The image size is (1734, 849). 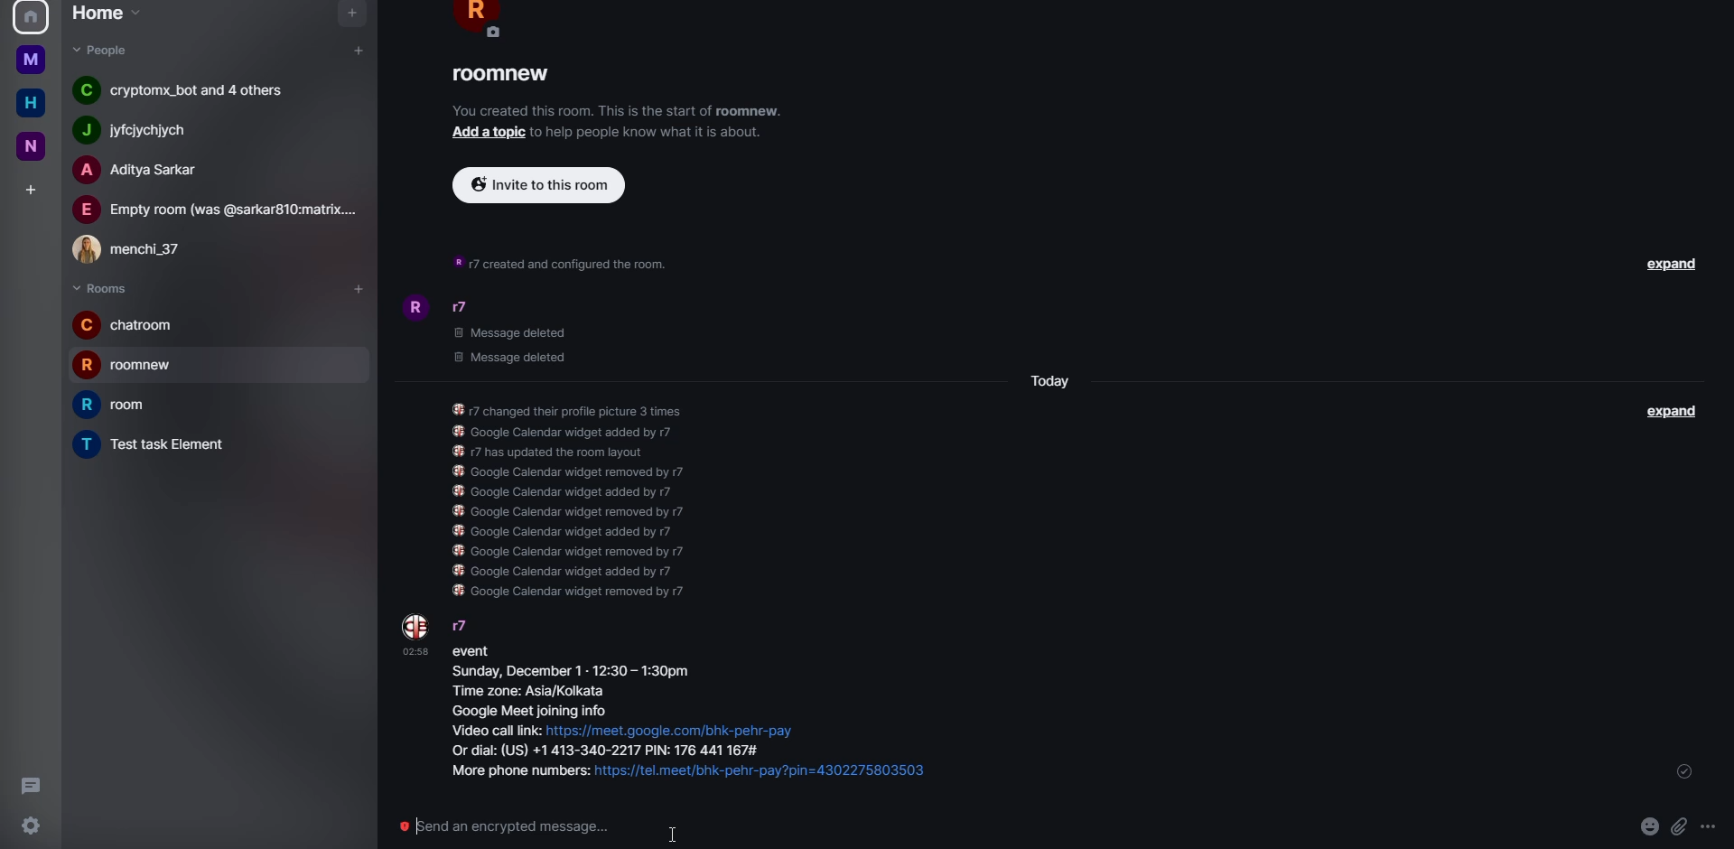 What do you see at coordinates (33, 58) in the screenshot?
I see `home` at bounding box center [33, 58].